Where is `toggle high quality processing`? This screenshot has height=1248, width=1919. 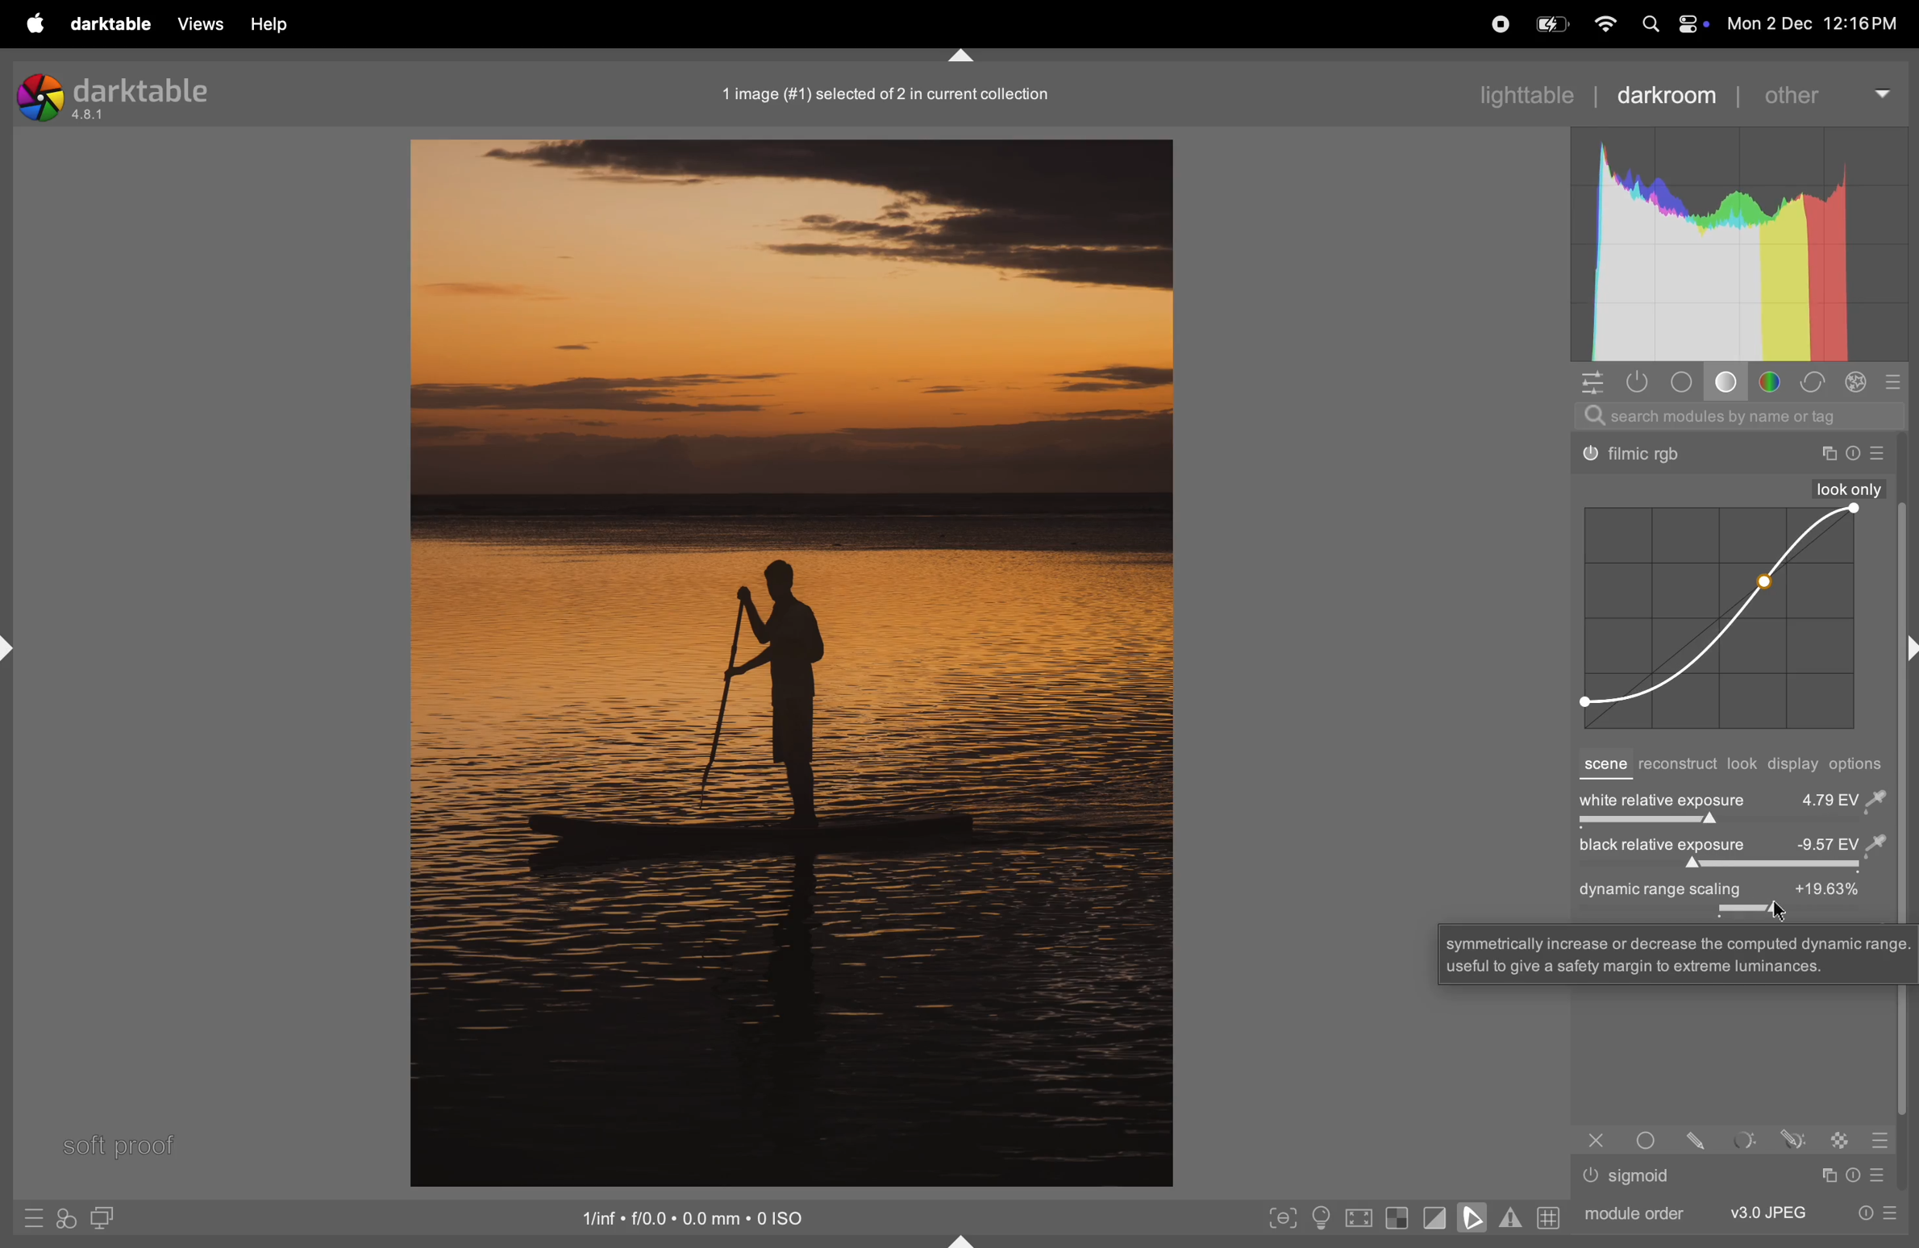
toggle high quality processing is located at coordinates (1360, 1220).